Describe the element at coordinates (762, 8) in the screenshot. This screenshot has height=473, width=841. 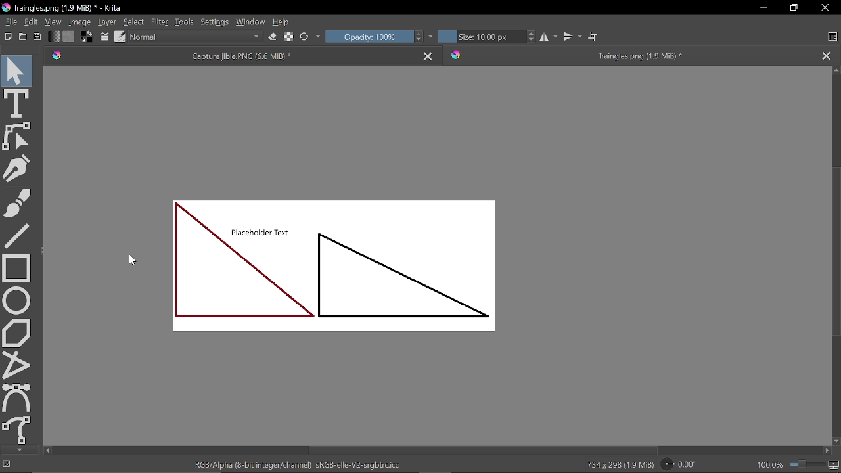
I see `Minimize` at that location.